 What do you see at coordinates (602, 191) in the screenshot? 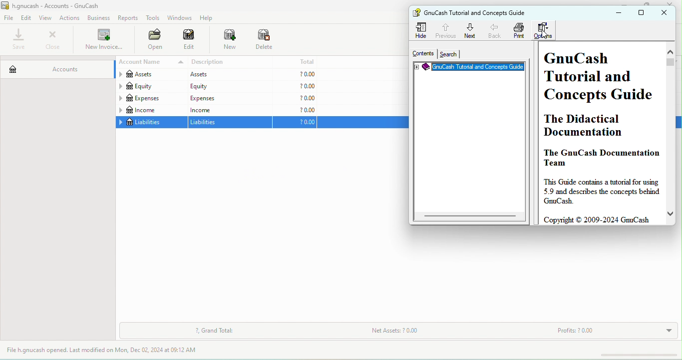
I see `this guide contains a tutorial for using 5.9 and describes the concepts behind gnucash` at bounding box center [602, 191].